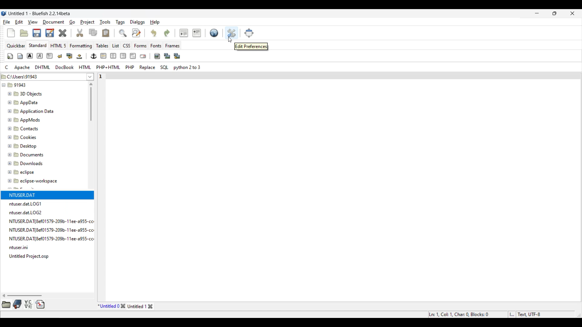 This screenshot has width=582, height=327. Describe the element at coordinates (16, 46) in the screenshot. I see `Quickbar` at that location.